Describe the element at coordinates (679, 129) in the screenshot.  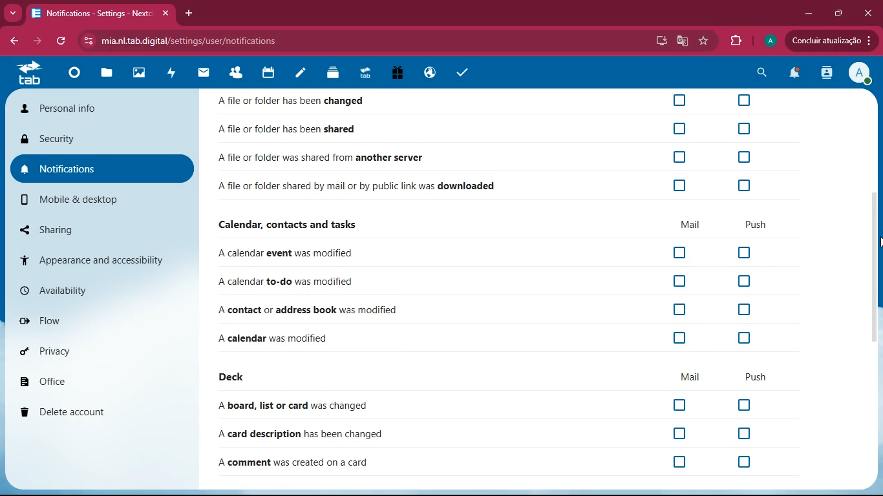
I see `off` at that location.